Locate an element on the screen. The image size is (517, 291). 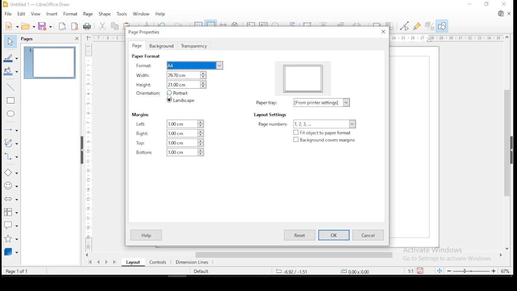
arrange is located at coordinates (343, 23).